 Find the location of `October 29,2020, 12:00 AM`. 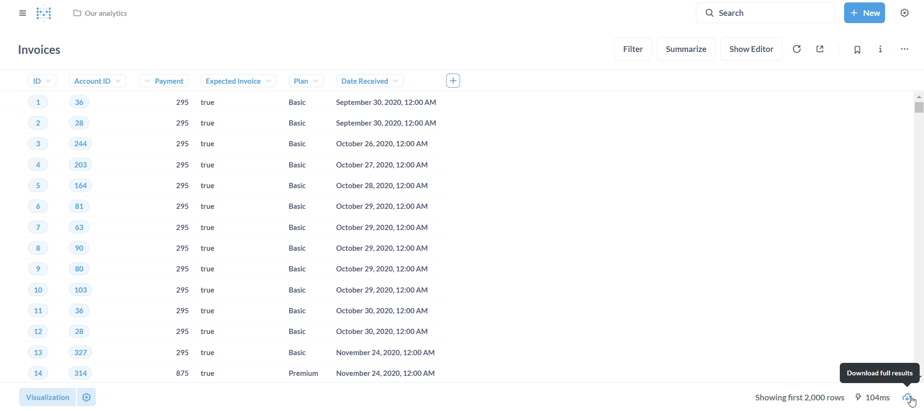

October 29,2020, 12:00 AM is located at coordinates (379, 289).